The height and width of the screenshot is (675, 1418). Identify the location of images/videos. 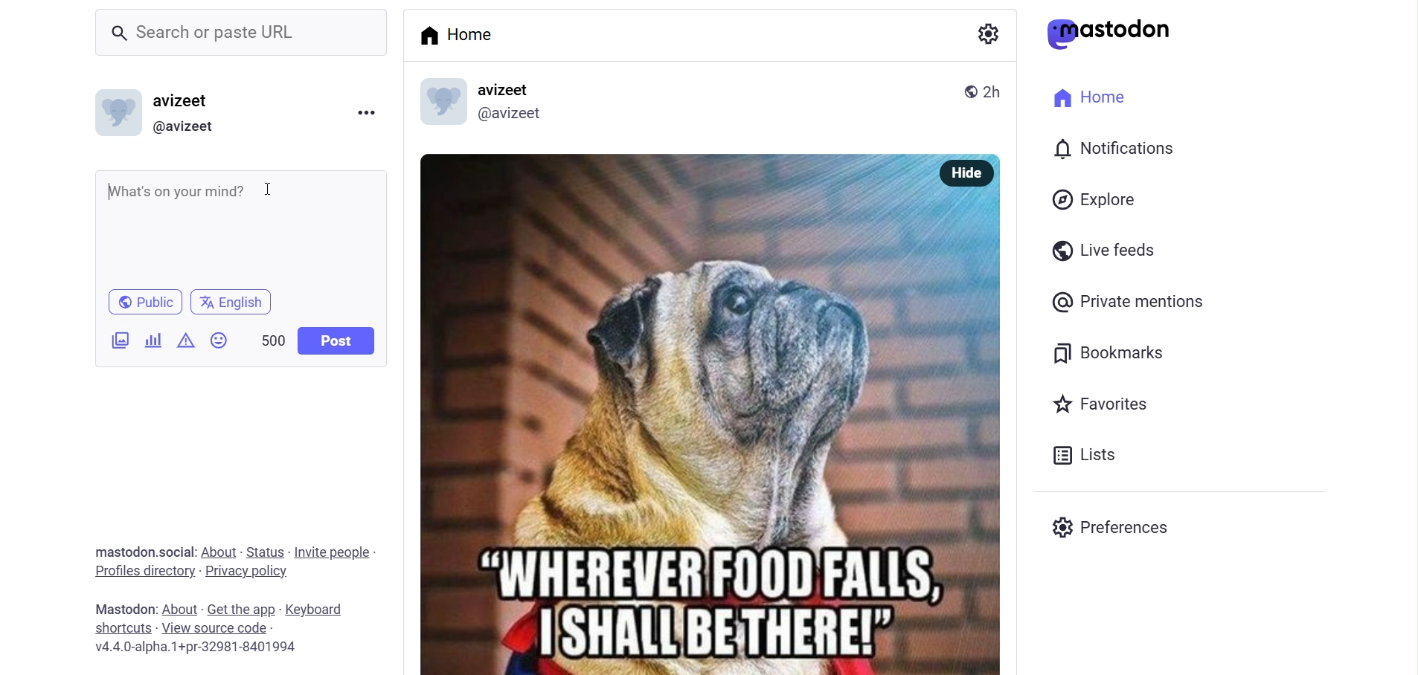
(116, 341).